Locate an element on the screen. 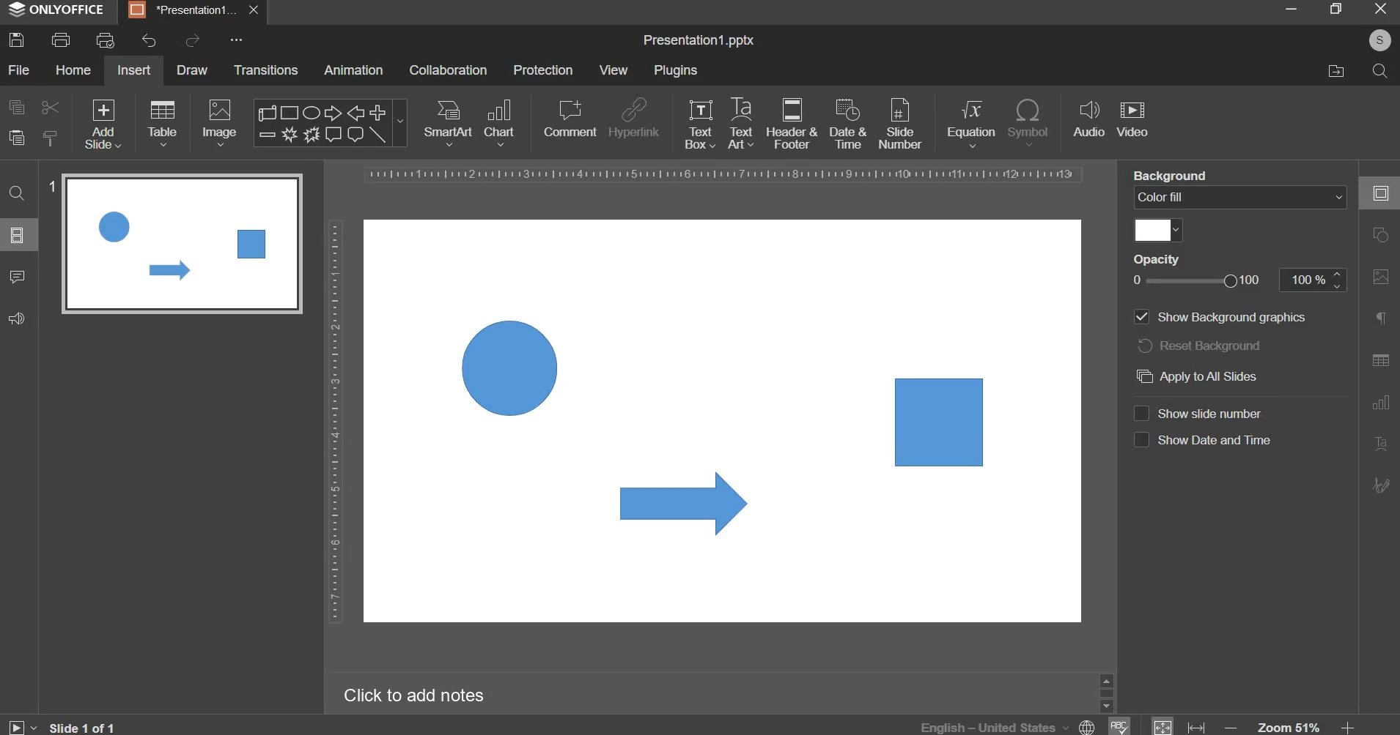  insert is located at coordinates (134, 70).